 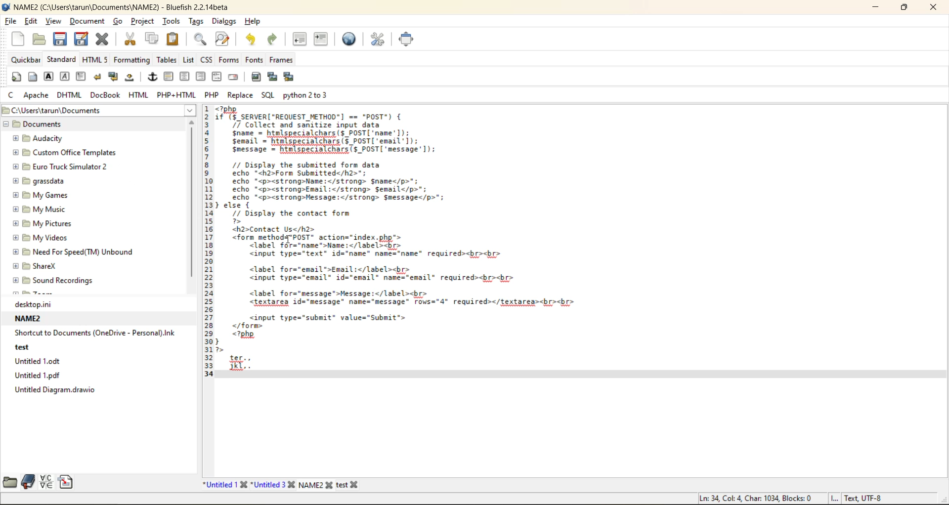 I want to click on undo, so click(x=252, y=40).